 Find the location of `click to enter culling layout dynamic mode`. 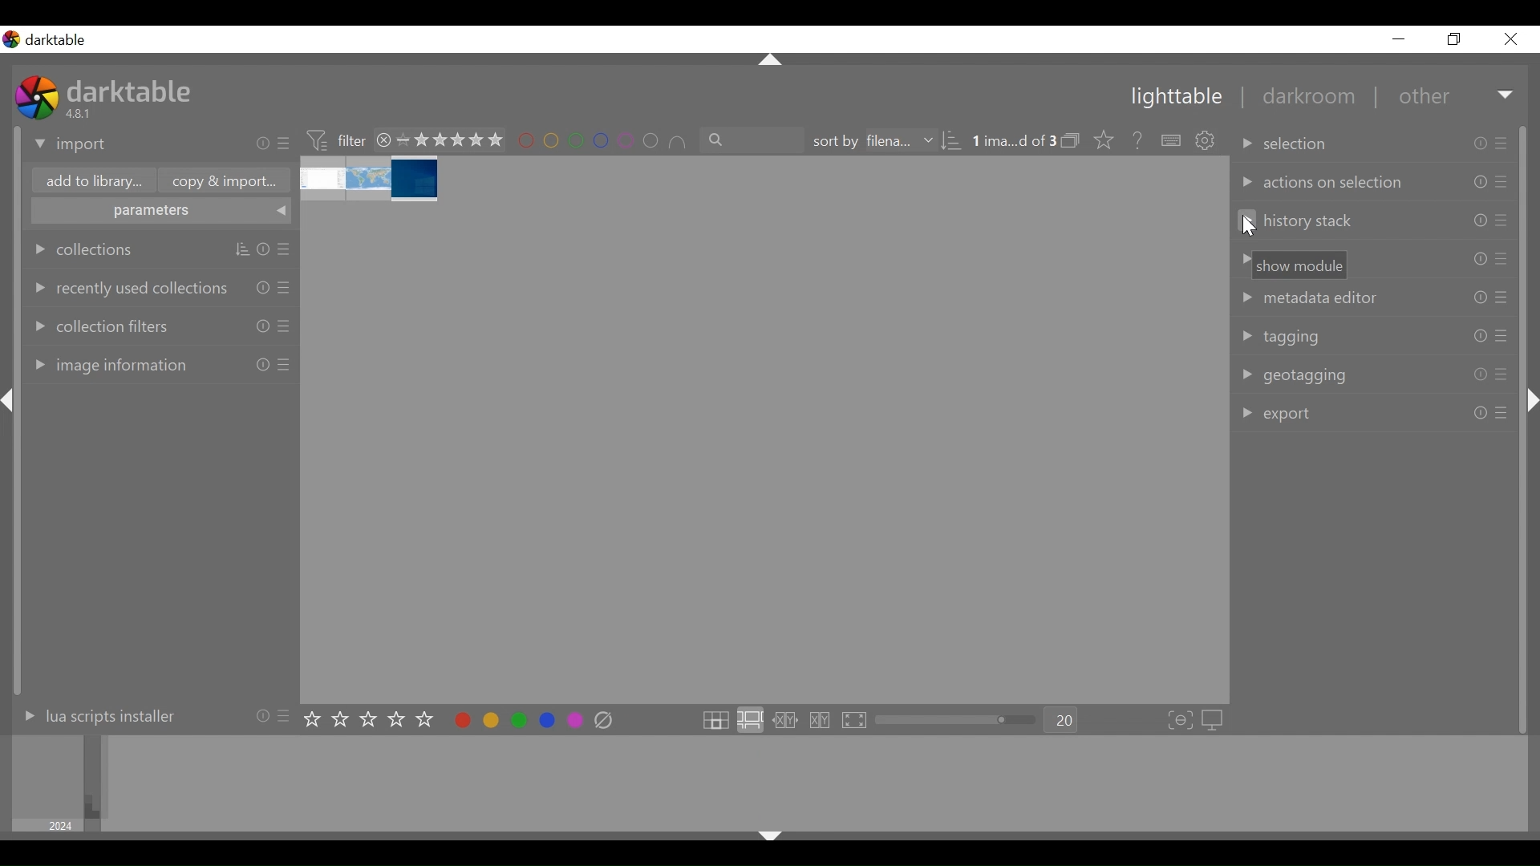

click to enter culling layout dynamic mode is located at coordinates (822, 721).